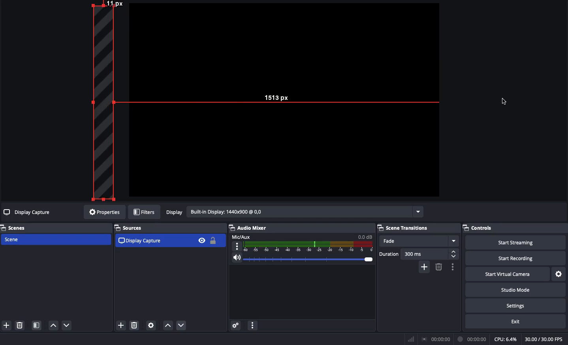  What do you see at coordinates (438, 267) in the screenshot?
I see `Delete` at bounding box center [438, 267].